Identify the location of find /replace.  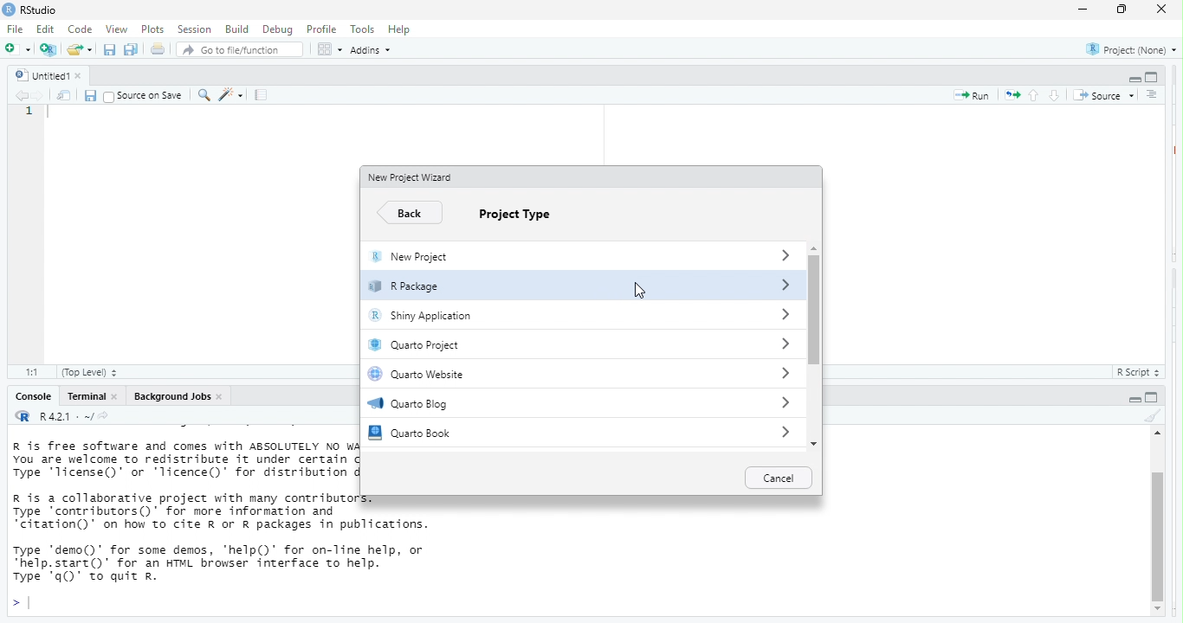
(204, 95).